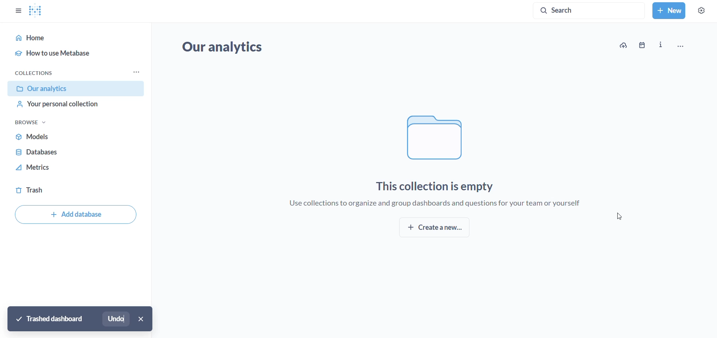  I want to click on metrics, so click(70, 170).